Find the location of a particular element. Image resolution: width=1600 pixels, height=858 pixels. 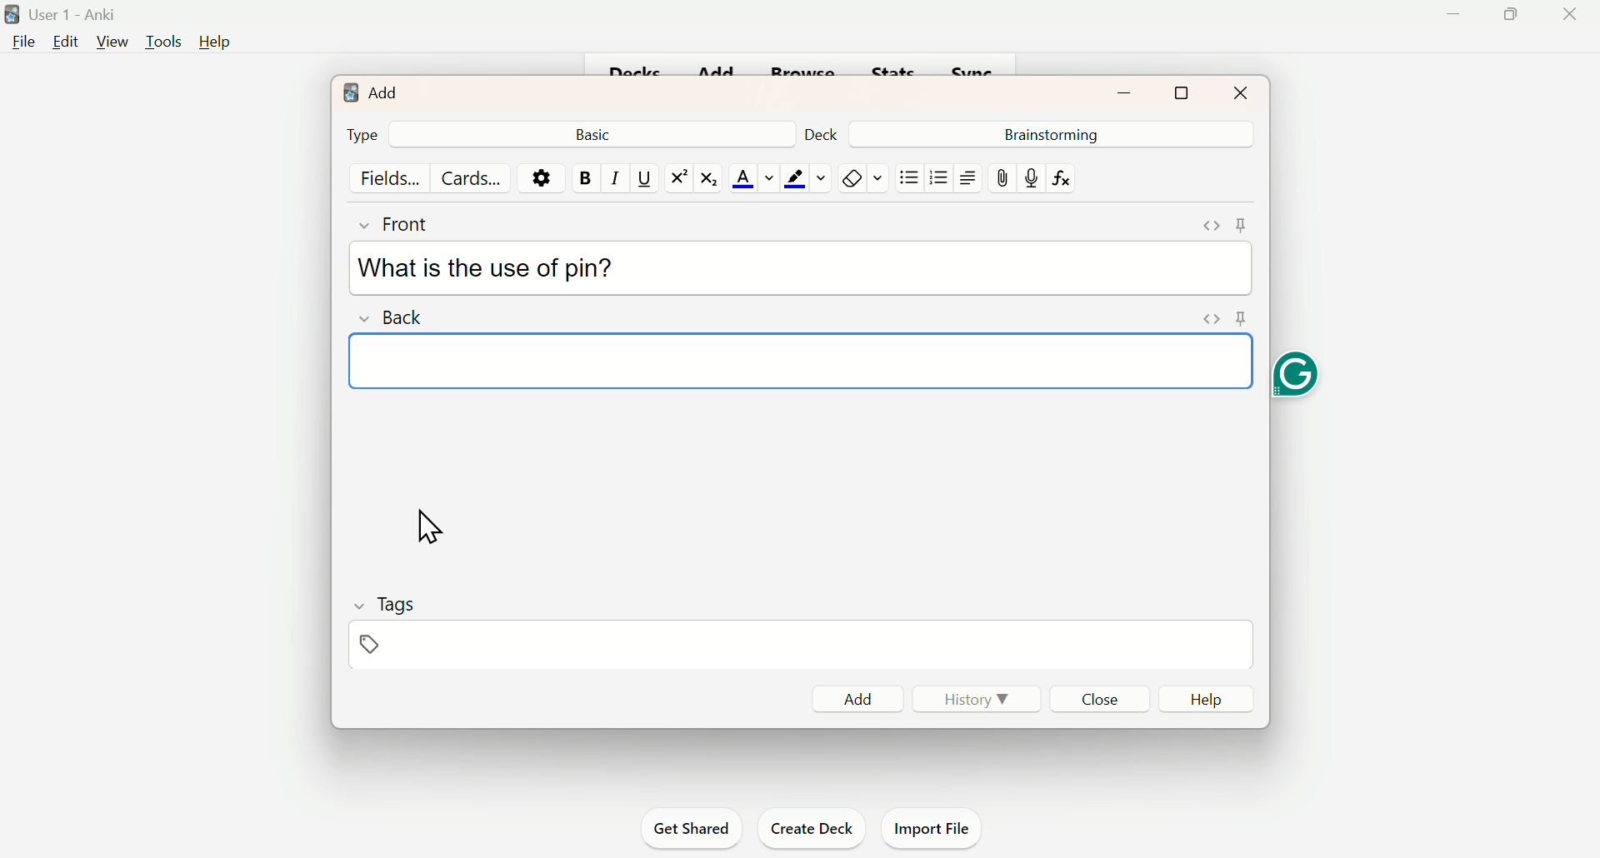

Text Alignment is located at coordinates (966, 177).